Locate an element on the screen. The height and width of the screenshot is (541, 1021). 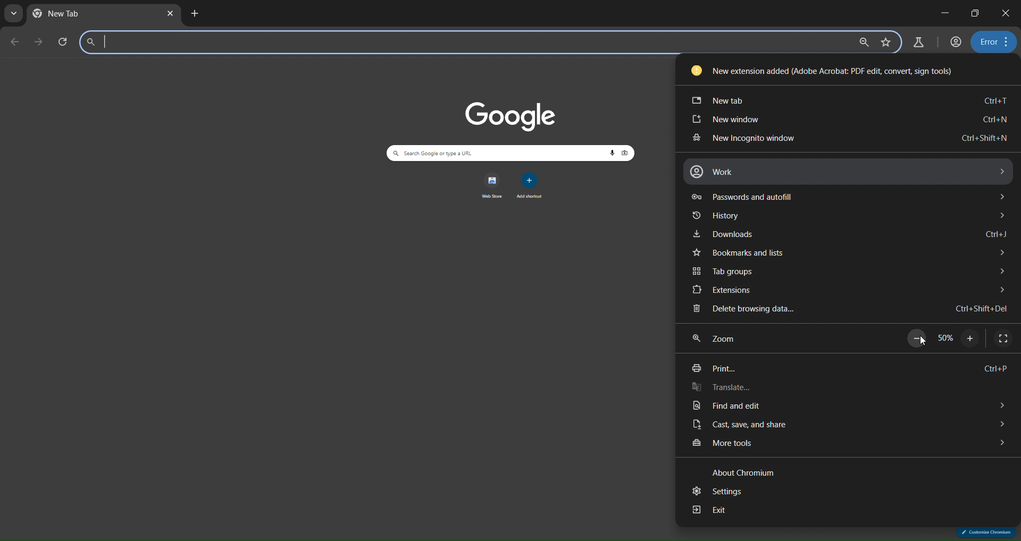
zoom in is located at coordinates (971, 336).